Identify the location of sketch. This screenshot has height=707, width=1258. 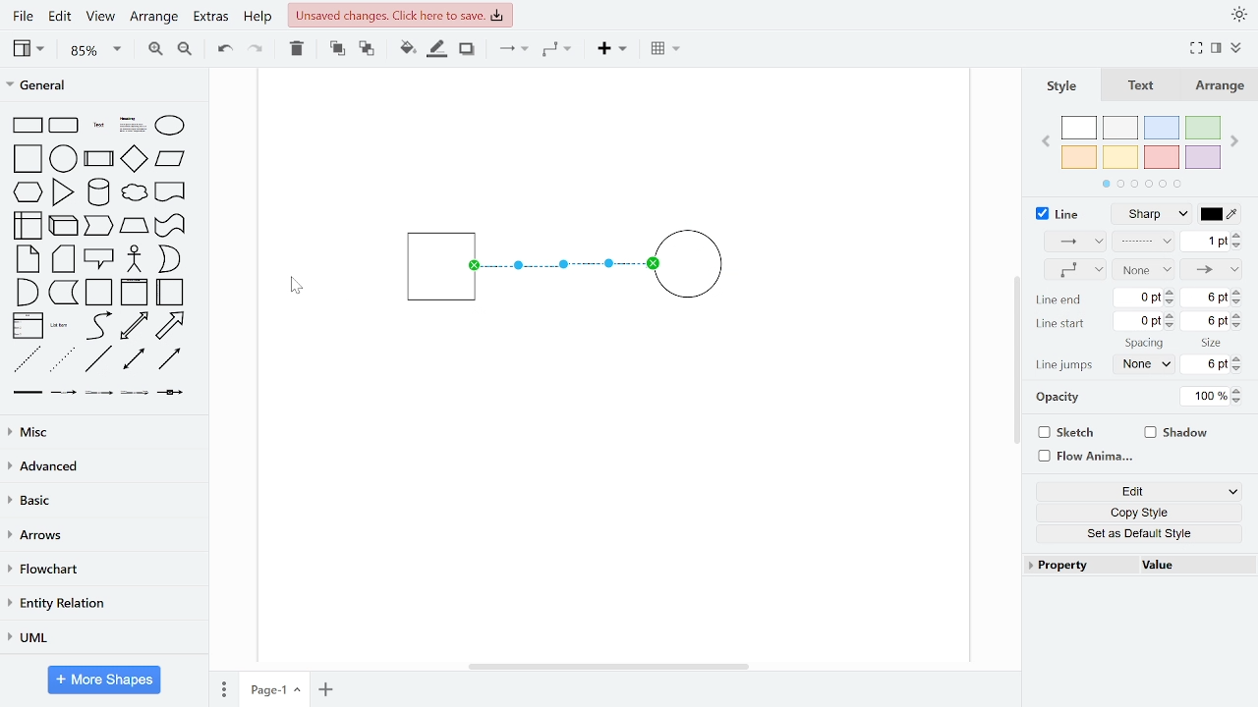
(1063, 433).